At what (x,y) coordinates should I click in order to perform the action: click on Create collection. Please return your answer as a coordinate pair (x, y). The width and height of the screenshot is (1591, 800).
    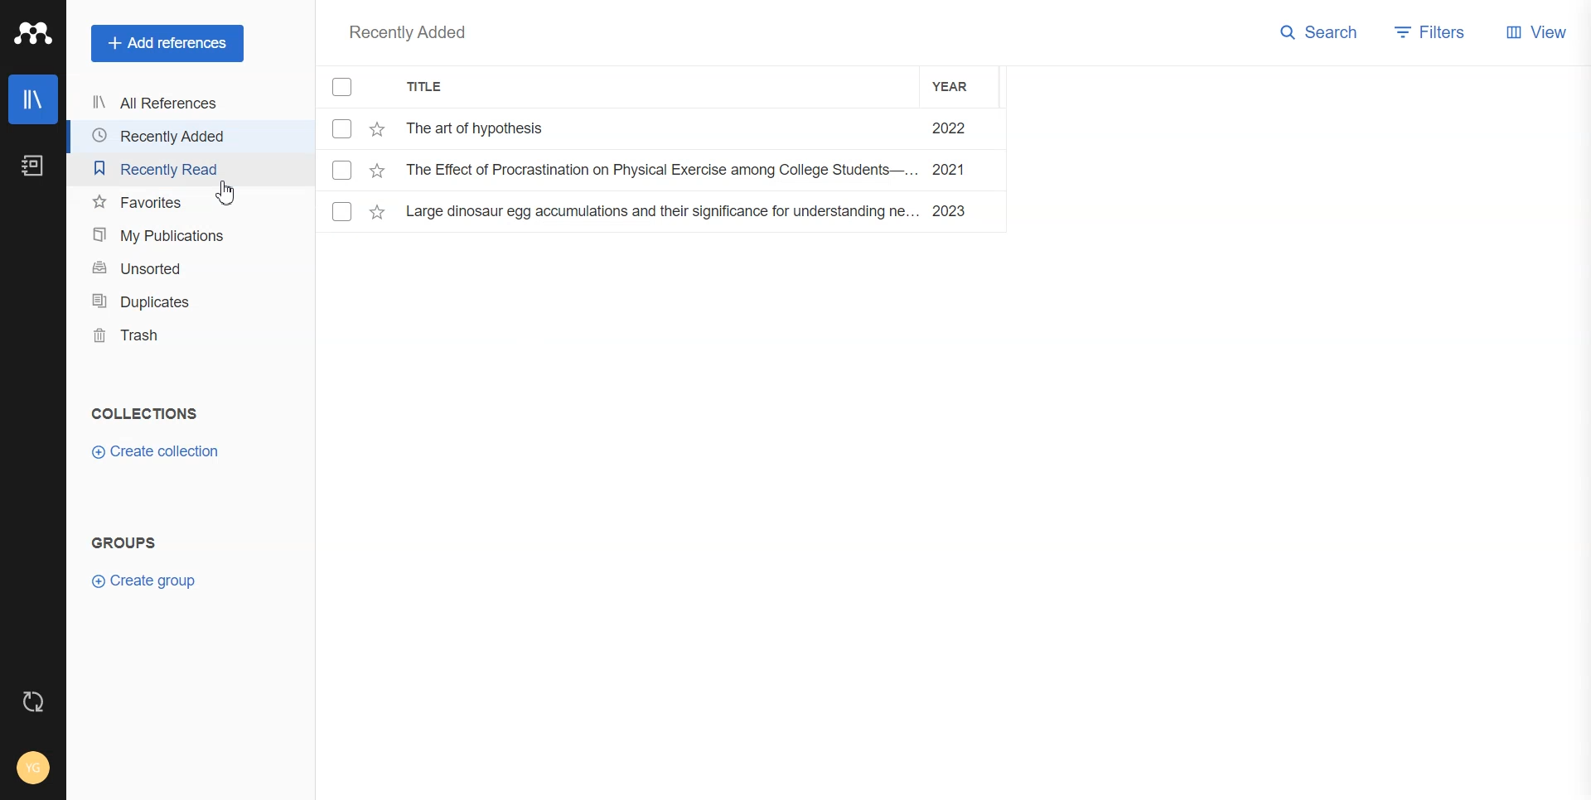
    Looking at the image, I should click on (156, 452).